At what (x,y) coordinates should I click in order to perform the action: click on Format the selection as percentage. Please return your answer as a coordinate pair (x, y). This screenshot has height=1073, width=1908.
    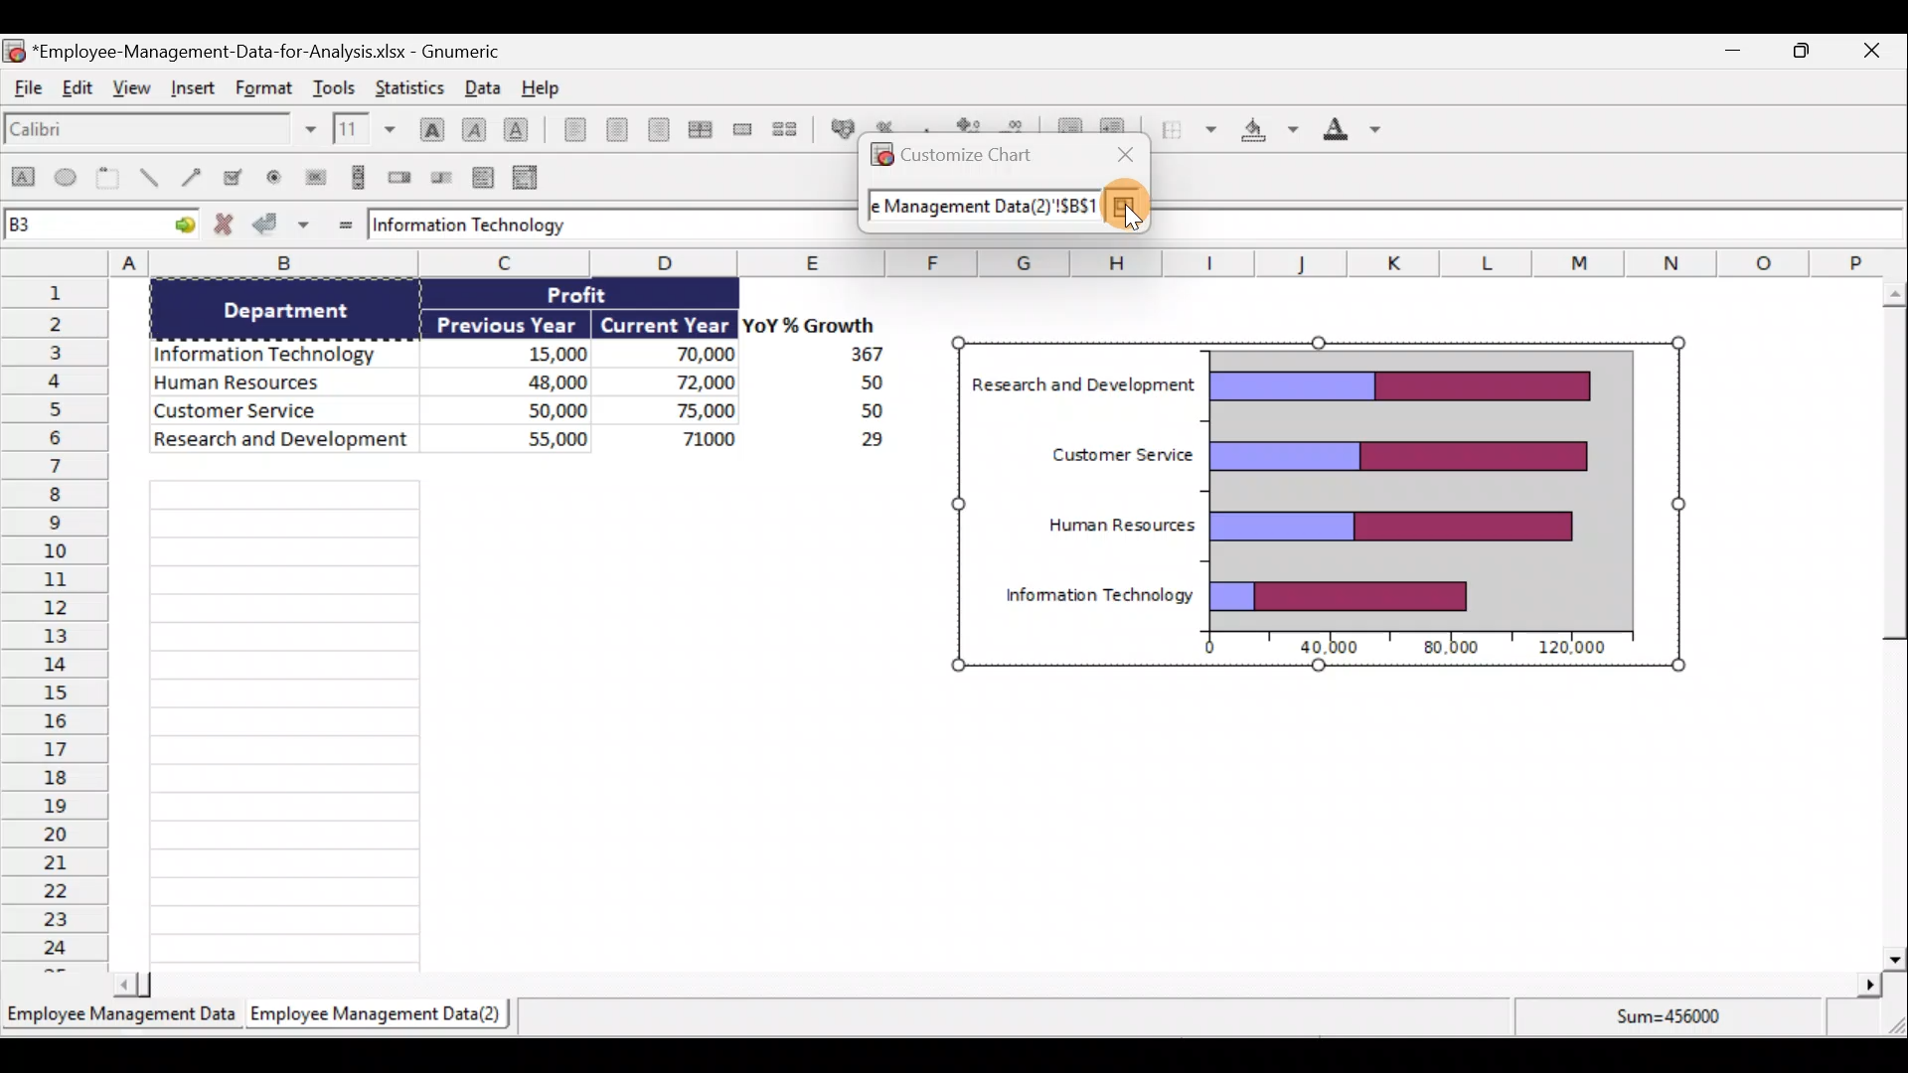
    Looking at the image, I should click on (889, 126).